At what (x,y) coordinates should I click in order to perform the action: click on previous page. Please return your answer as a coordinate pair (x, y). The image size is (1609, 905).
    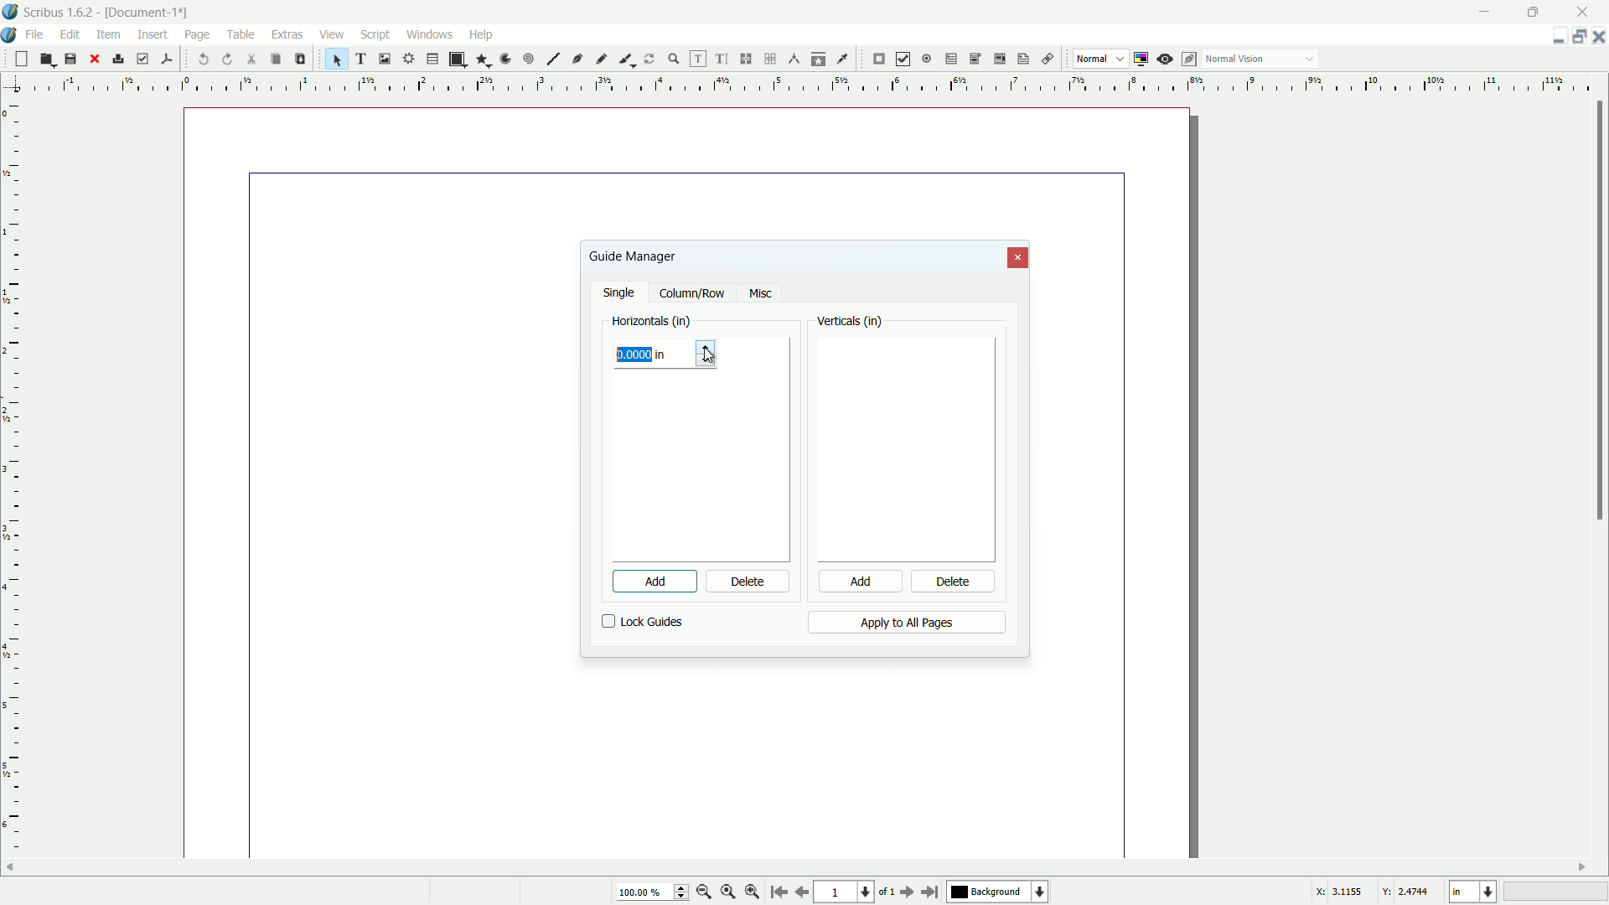
    Looking at the image, I should click on (801, 892).